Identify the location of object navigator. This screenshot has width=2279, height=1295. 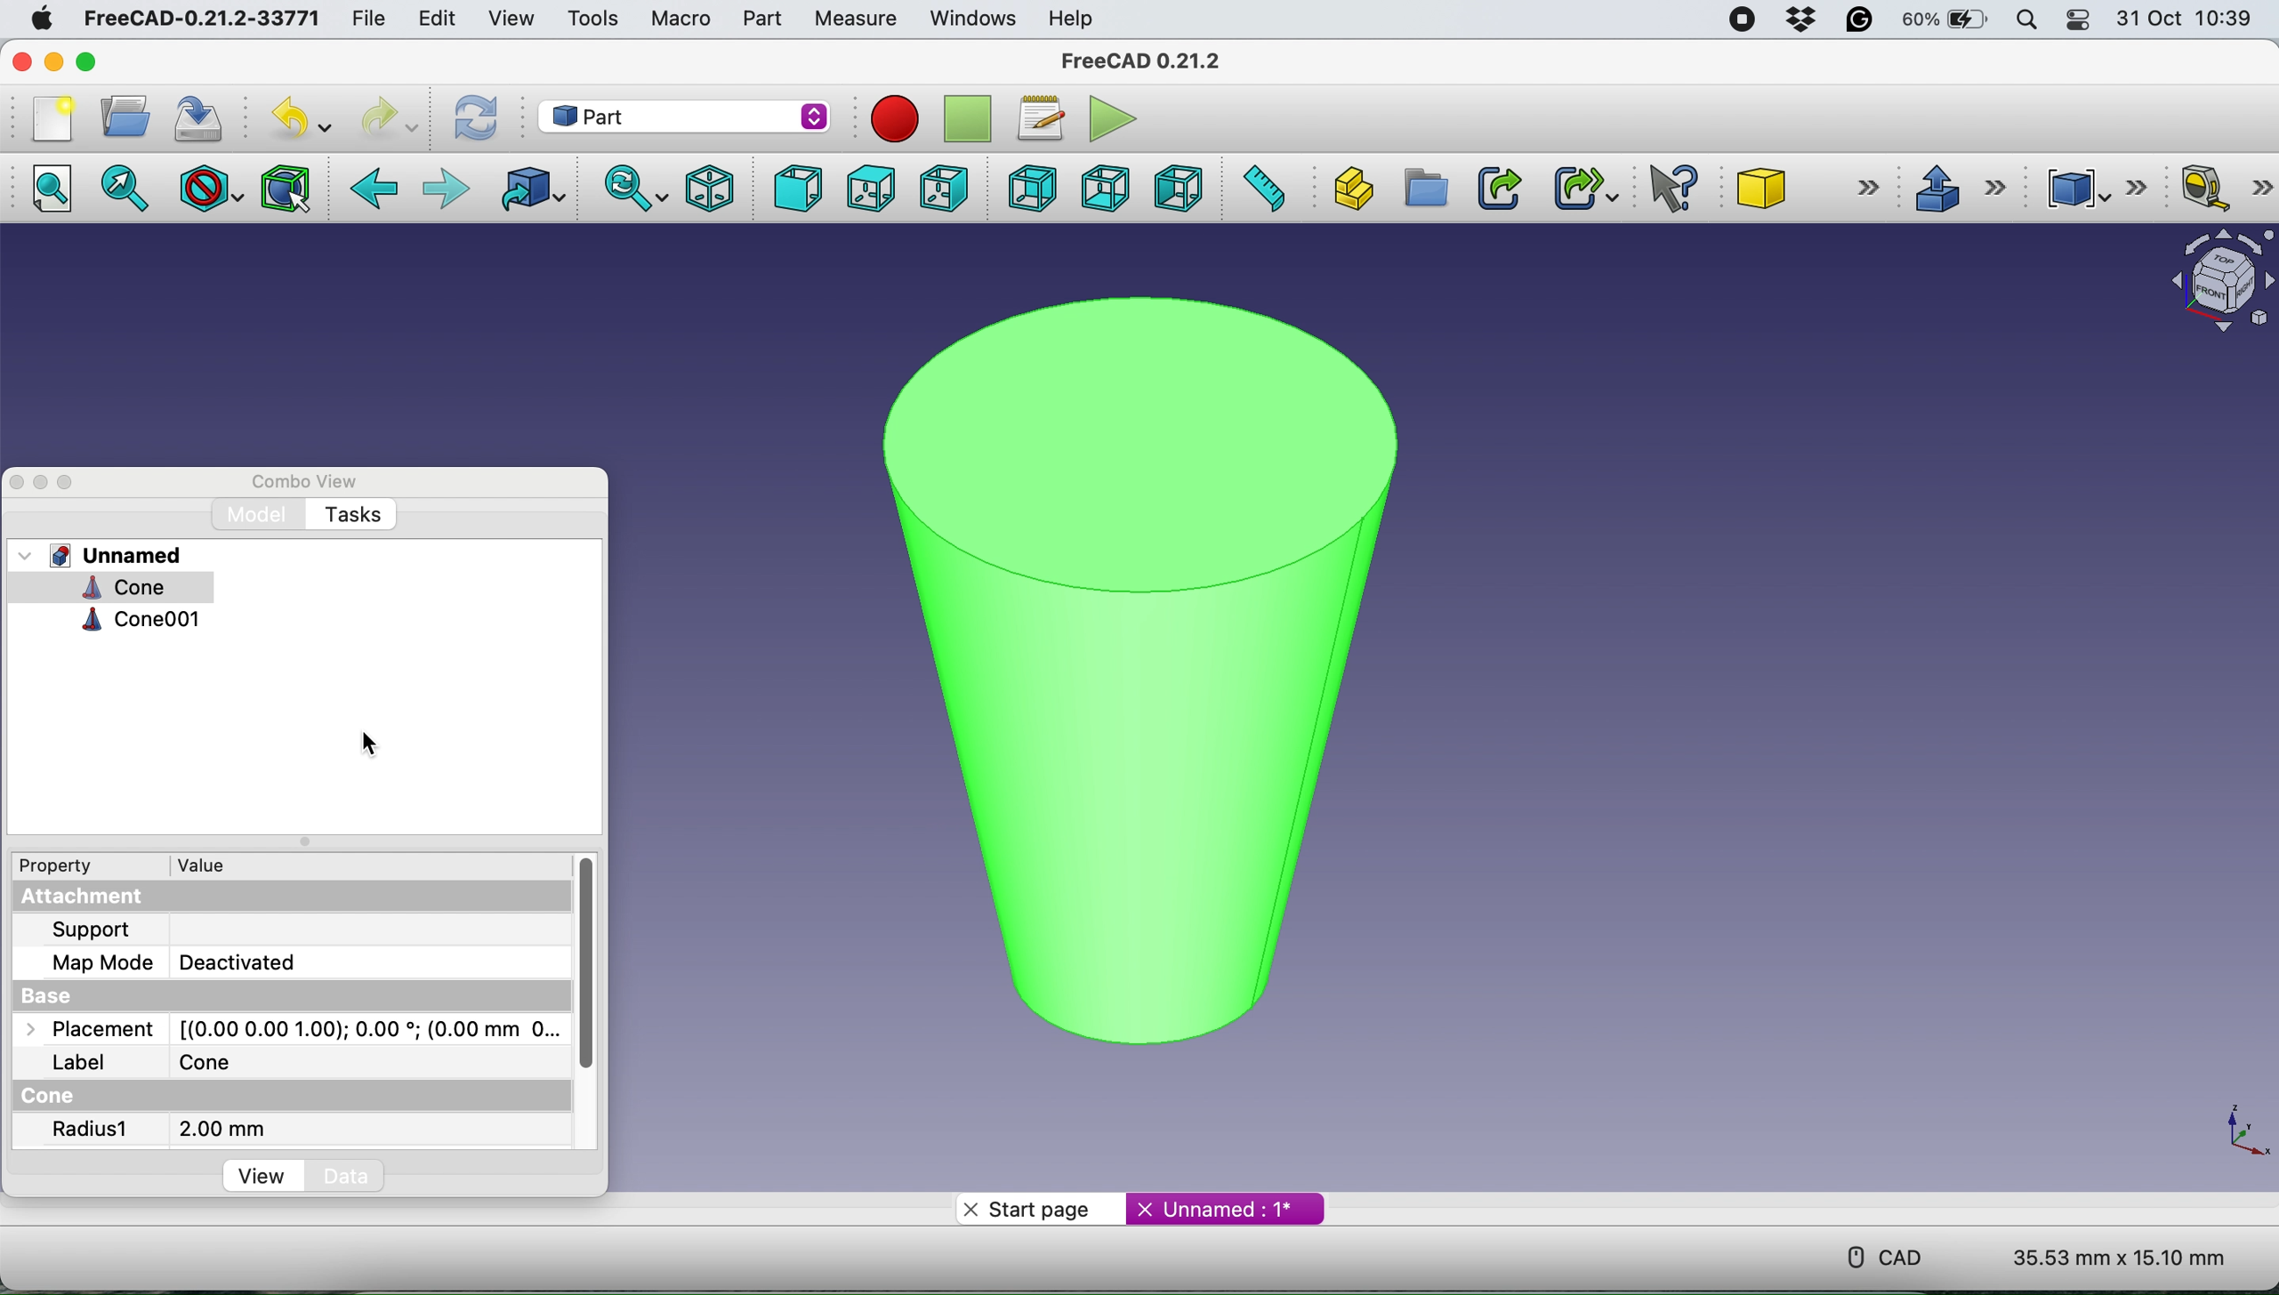
(2212, 281).